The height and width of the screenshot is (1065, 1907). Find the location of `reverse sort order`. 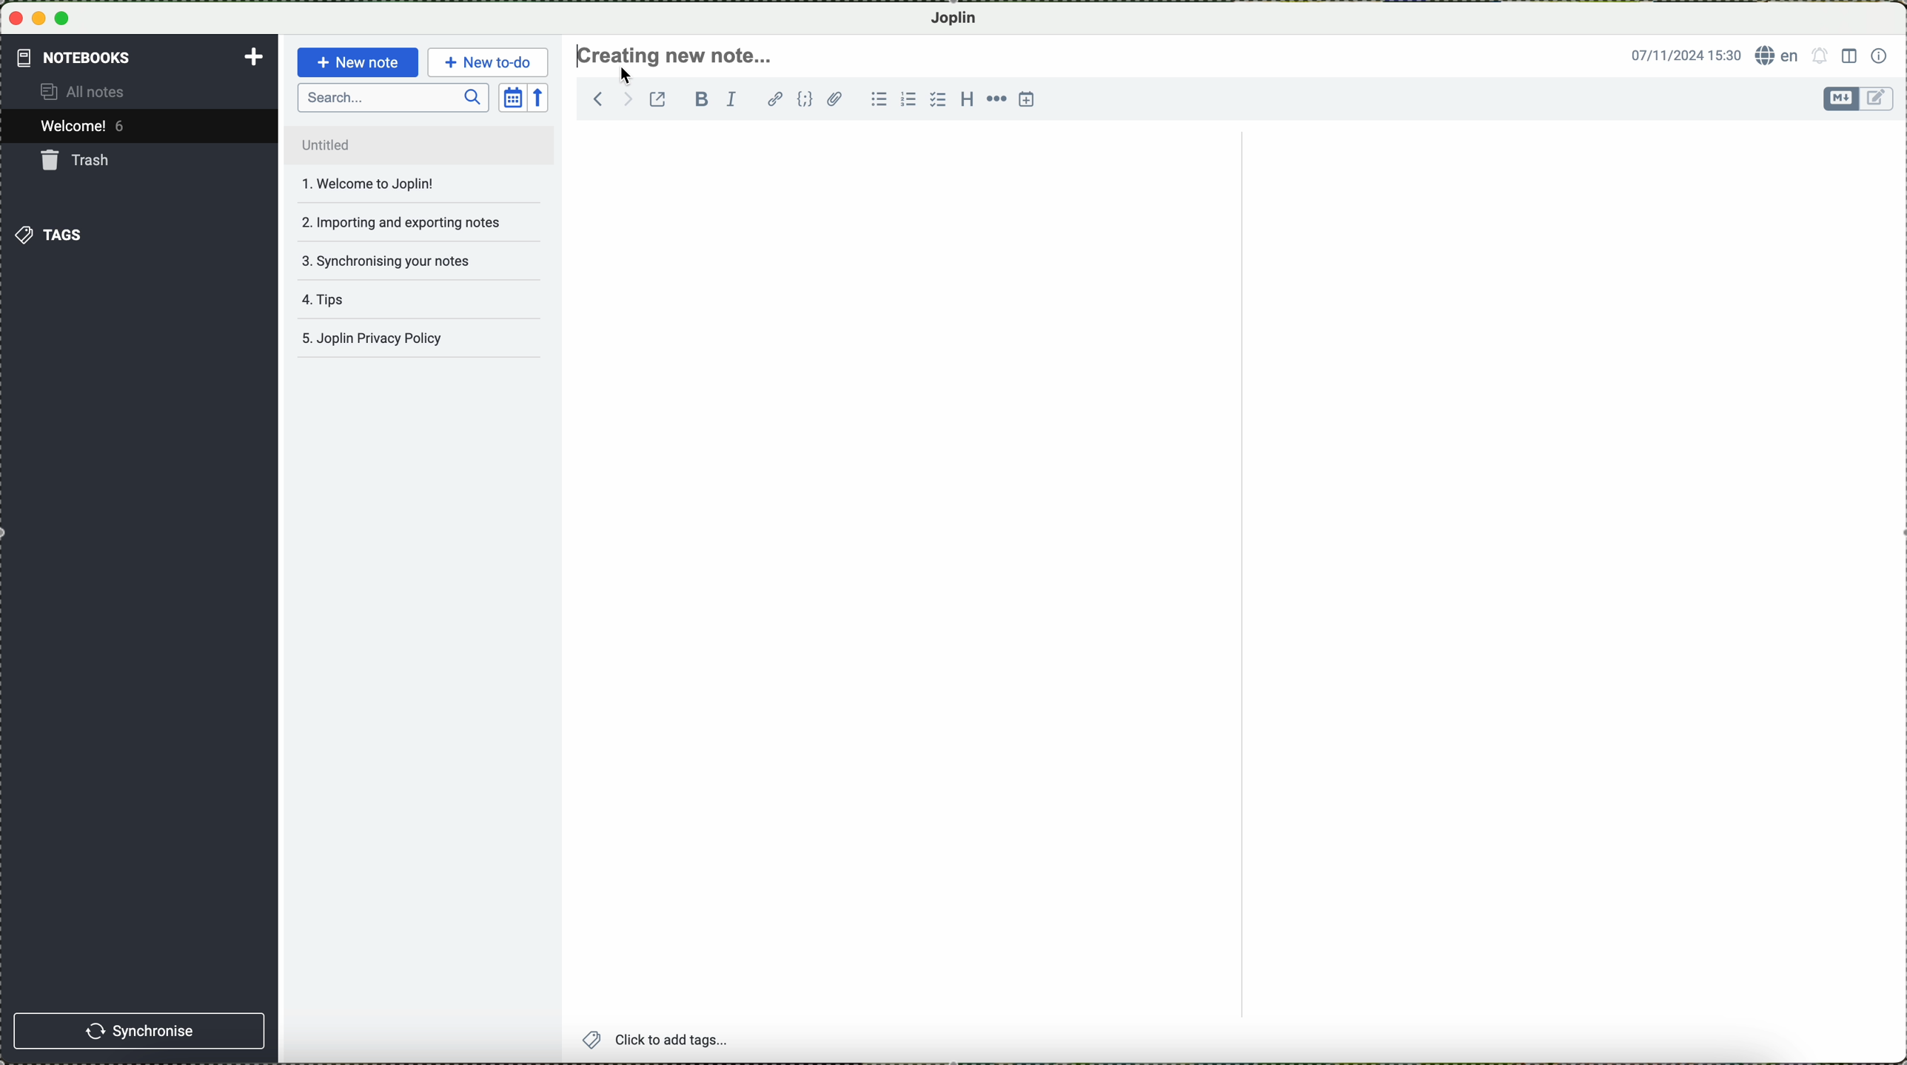

reverse sort order is located at coordinates (542, 96).